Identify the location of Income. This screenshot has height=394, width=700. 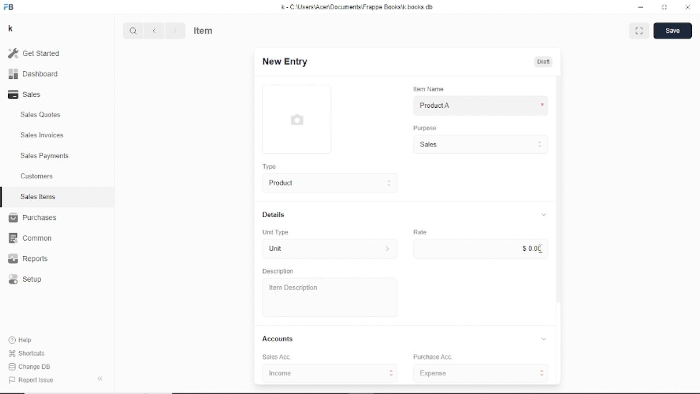
(329, 373).